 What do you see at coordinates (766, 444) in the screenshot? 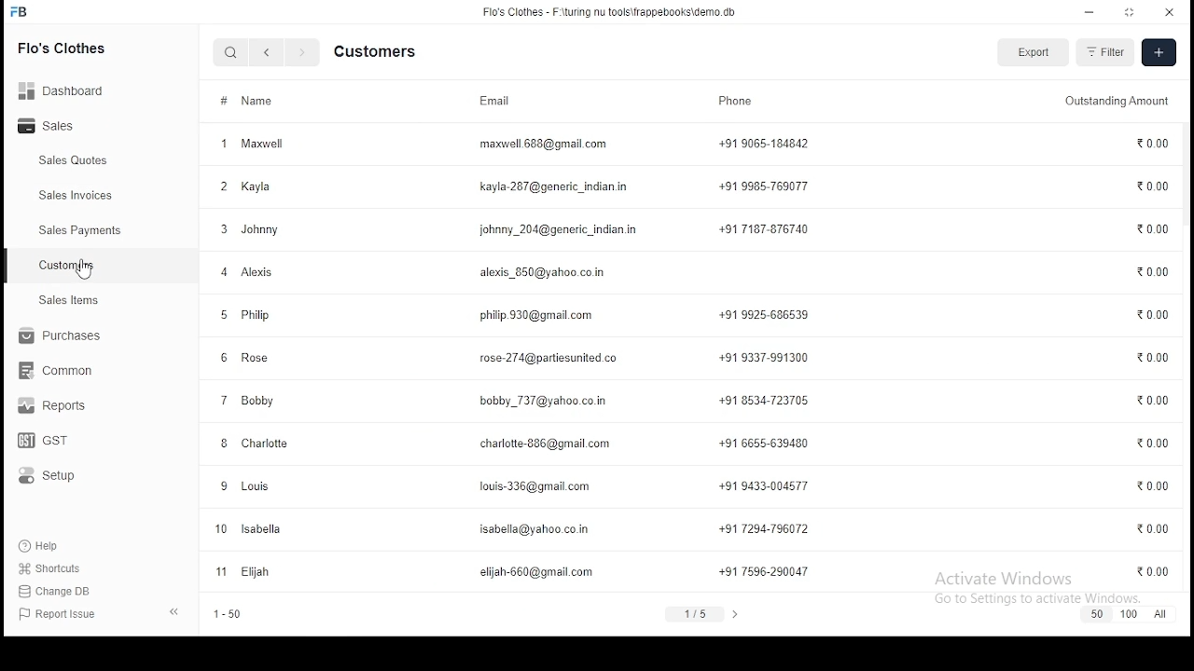
I see `+91 6656-639480` at bounding box center [766, 444].